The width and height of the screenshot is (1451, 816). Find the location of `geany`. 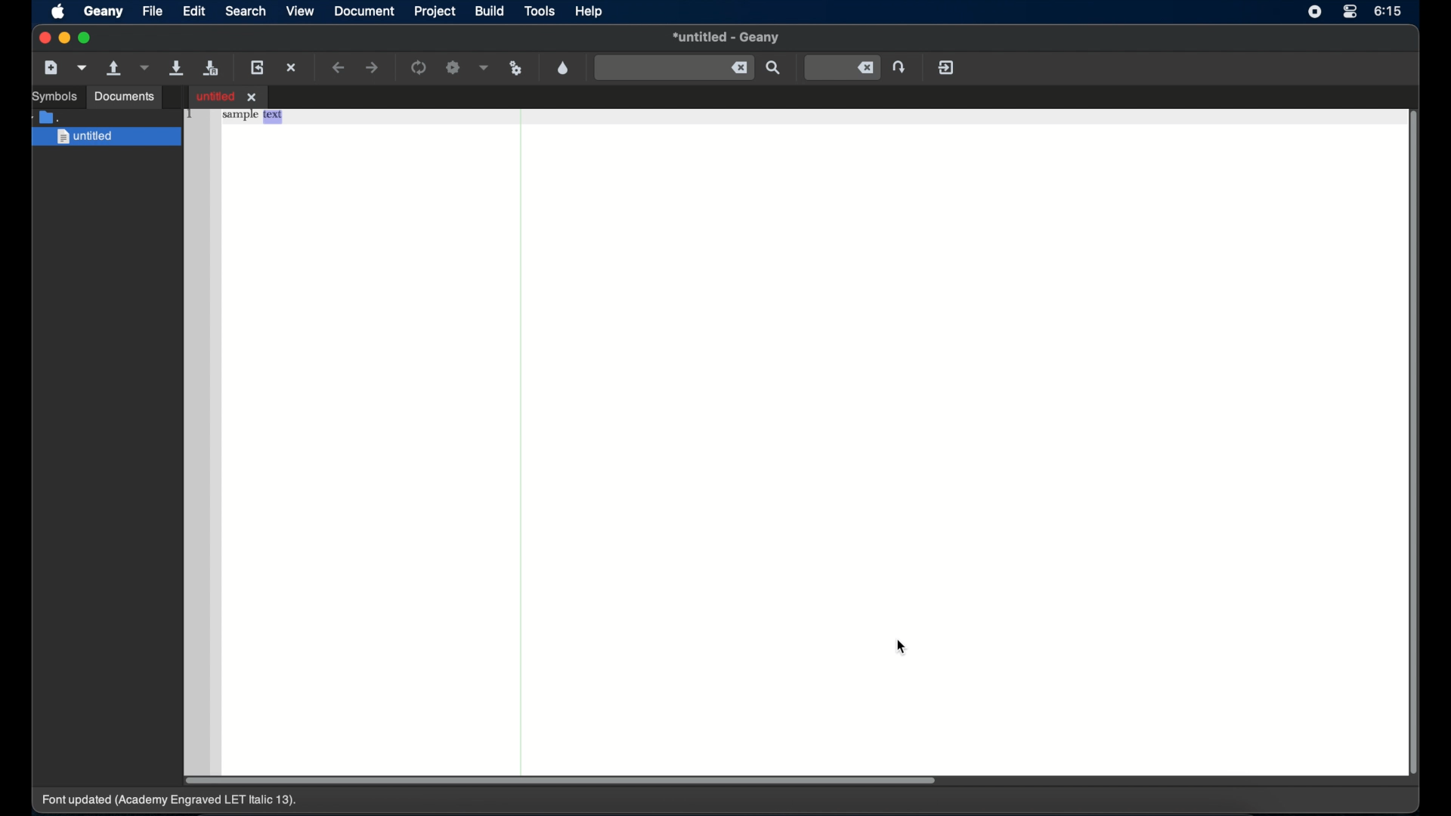

geany is located at coordinates (104, 12).